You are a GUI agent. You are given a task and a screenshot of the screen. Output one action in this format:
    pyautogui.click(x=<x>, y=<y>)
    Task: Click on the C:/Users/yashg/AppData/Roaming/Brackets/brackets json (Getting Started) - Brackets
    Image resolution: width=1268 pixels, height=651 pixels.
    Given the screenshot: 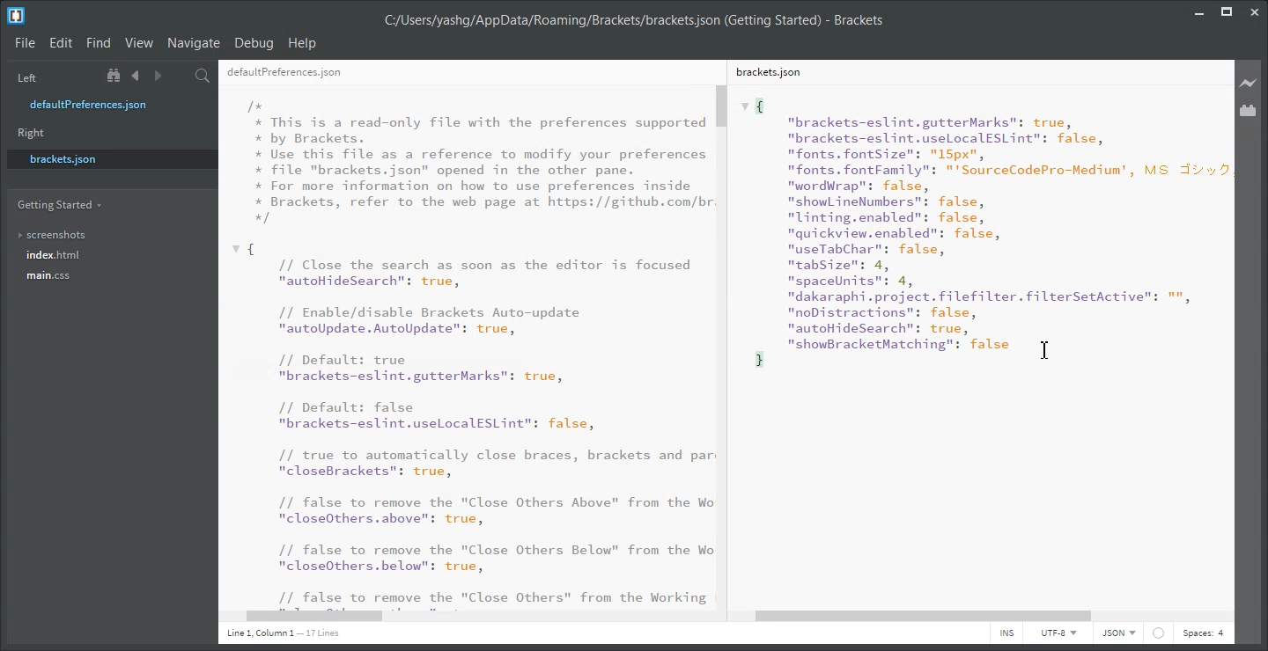 What is the action you would take?
    pyautogui.click(x=633, y=18)
    